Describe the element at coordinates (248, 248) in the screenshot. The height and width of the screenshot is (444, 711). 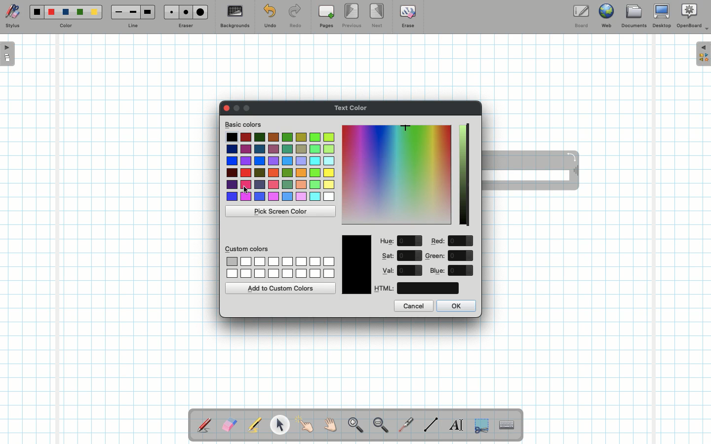
I see `Custom colors` at that location.